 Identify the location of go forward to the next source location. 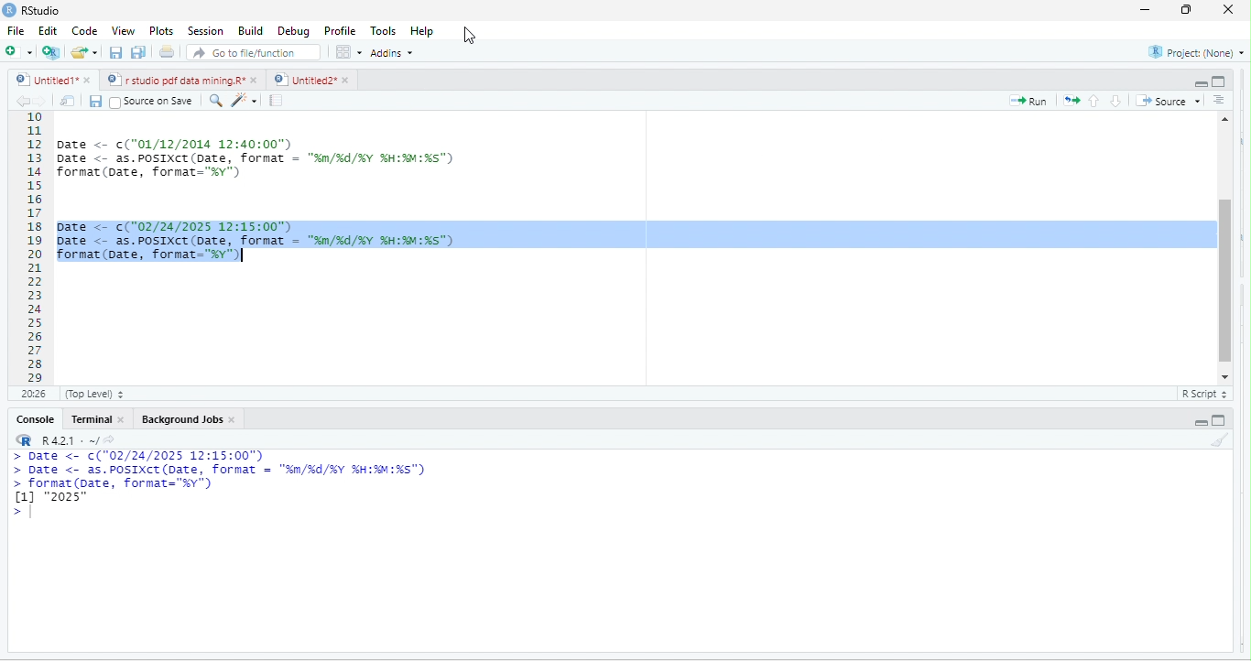
(43, 102).